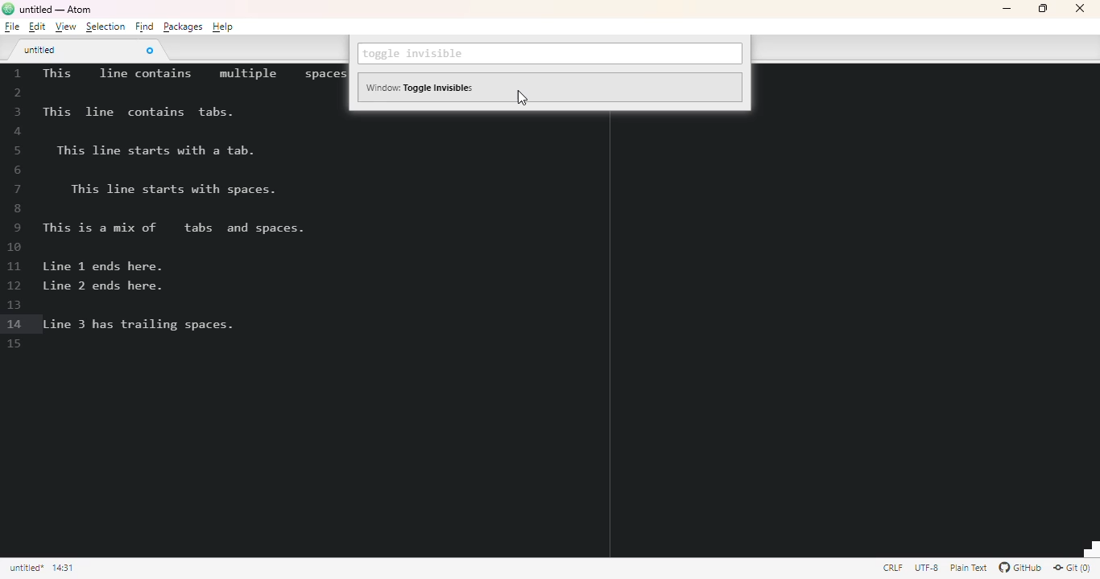 Image resolution: width=1100 pixels, height=579 pixels. I want to click on untitled tab, so click(41, 49).